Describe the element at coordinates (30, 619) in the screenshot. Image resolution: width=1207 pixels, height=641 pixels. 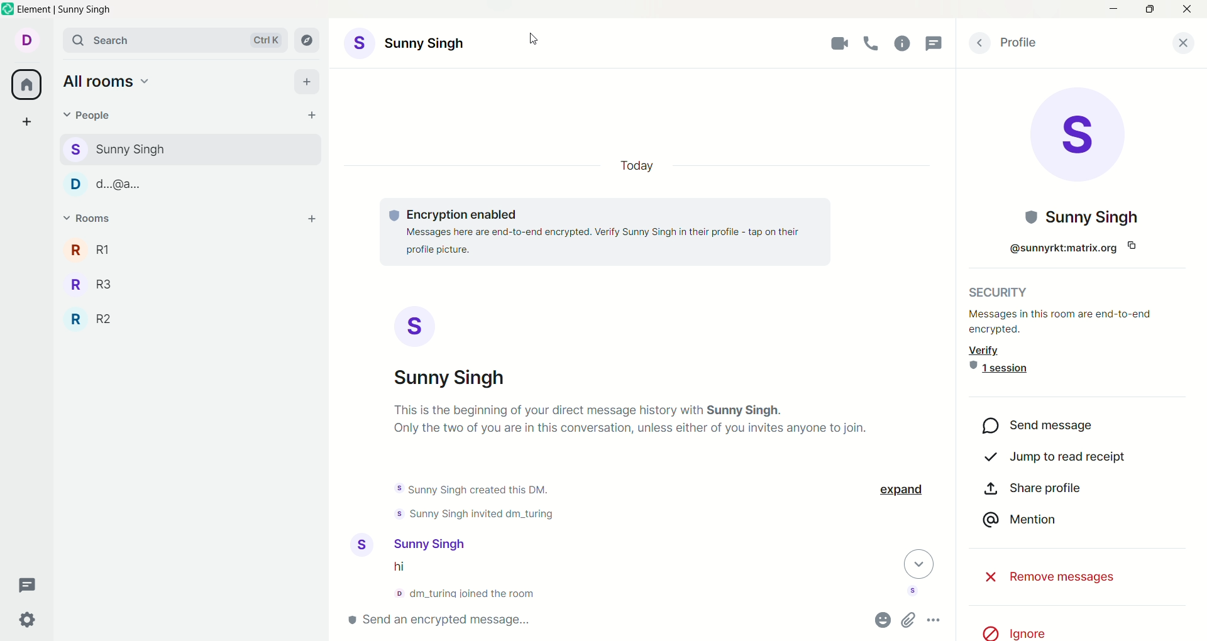
I see `settings` at that location.